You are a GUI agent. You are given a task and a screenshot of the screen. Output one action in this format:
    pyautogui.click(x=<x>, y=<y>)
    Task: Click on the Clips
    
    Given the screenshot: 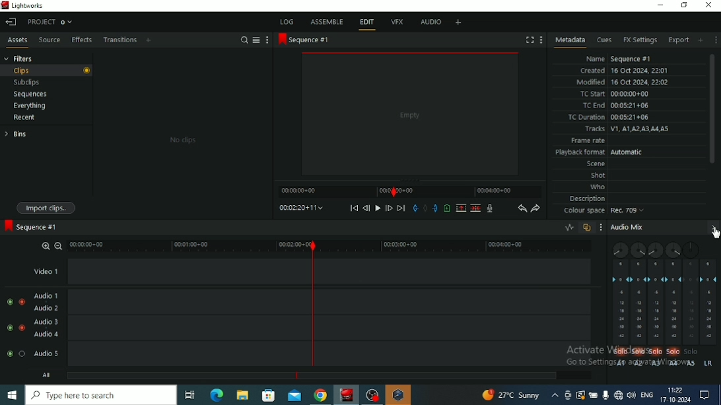 What is the action you would take?
    pyautogui.click(x=46, y=71)
    